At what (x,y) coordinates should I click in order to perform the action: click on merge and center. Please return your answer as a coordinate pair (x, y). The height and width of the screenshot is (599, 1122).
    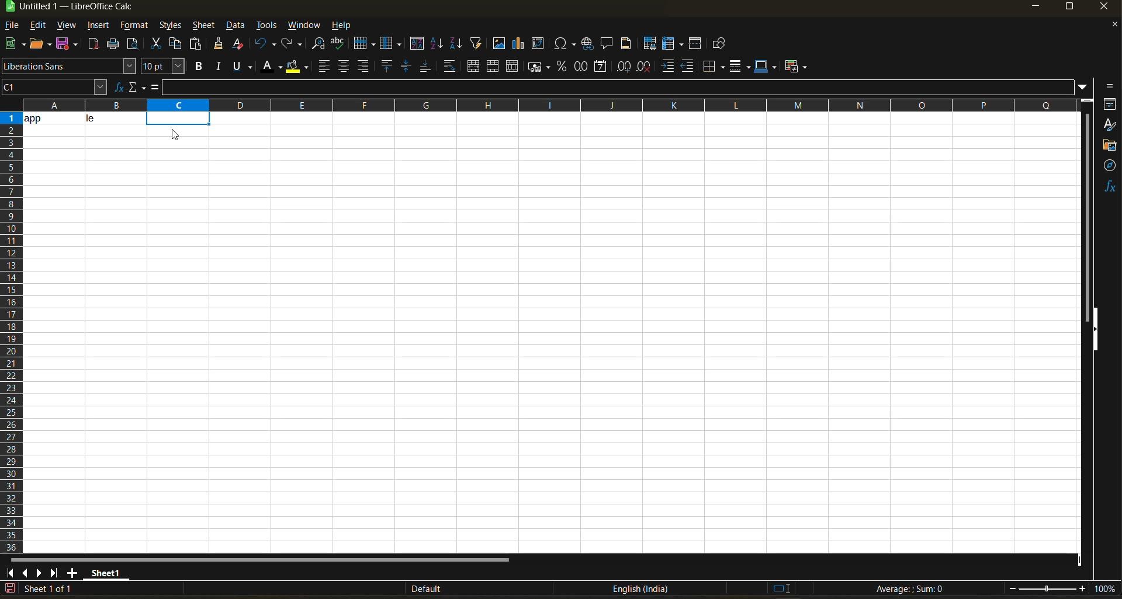
    Looking at the image, I should click on (473, 68).